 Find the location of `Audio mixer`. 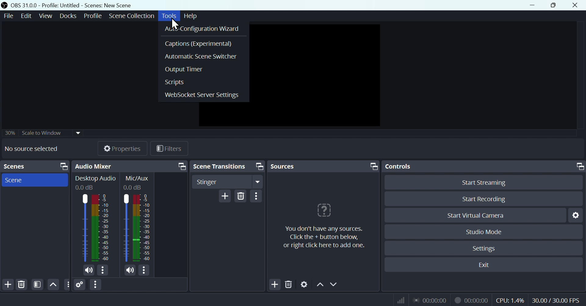

Audio mixer is located at coordinates (96, 219).